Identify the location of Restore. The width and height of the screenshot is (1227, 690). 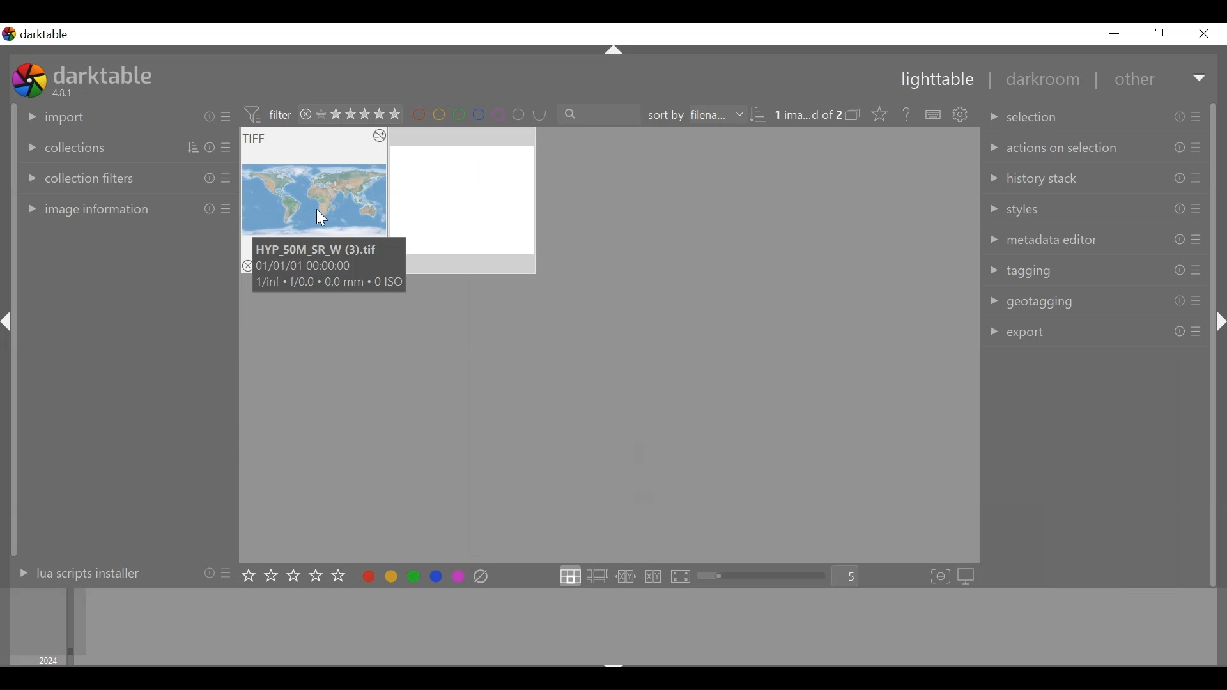
(1162, 33).